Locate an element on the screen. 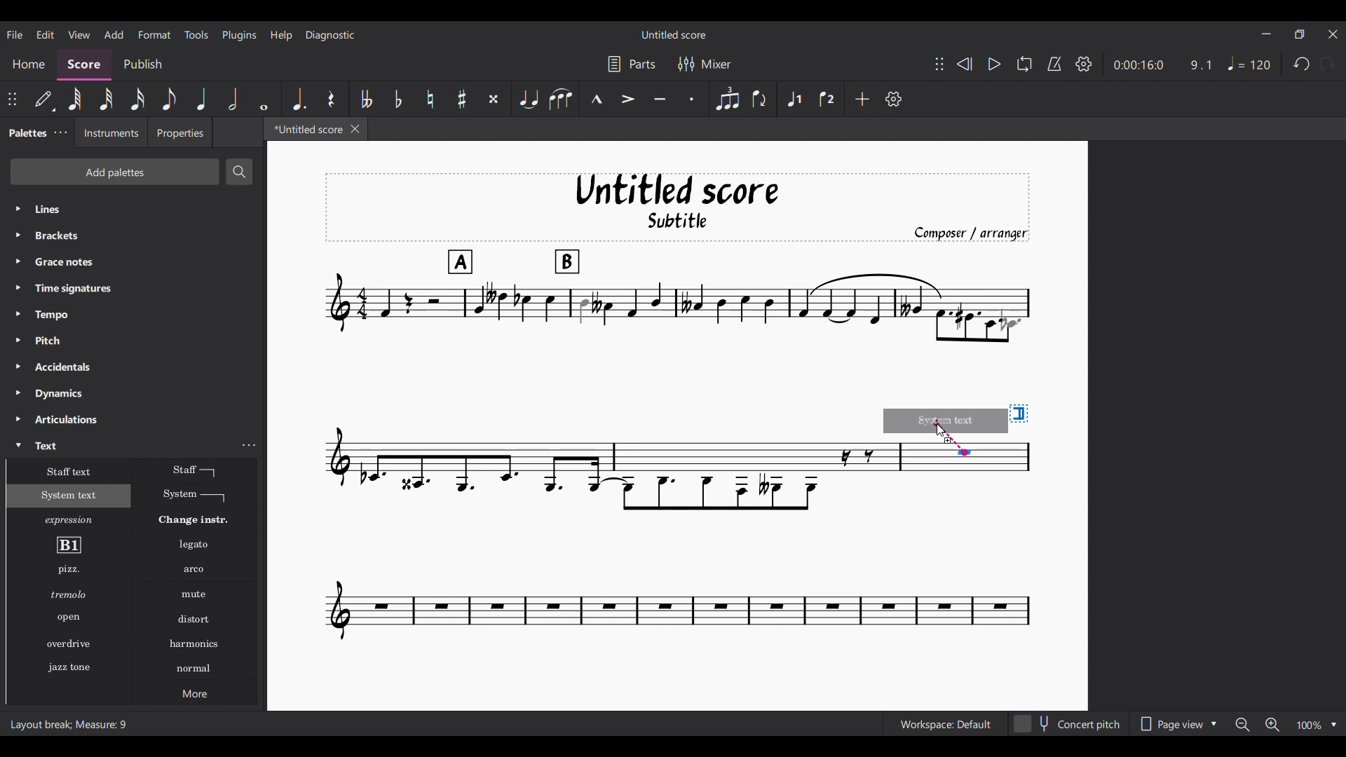  Time signatures is located at coordinates (134, 288).